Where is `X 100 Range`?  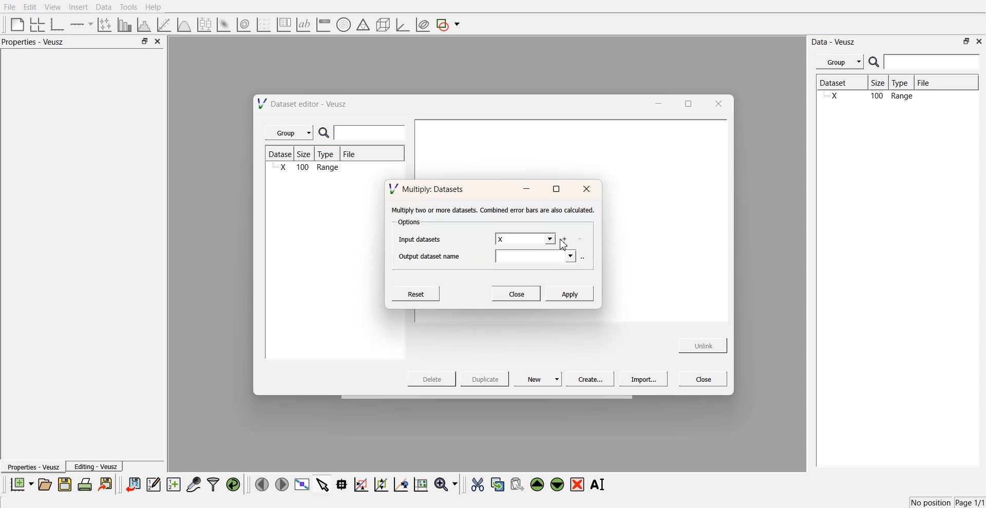
X 100 Range is located at coordinates (308, 168).